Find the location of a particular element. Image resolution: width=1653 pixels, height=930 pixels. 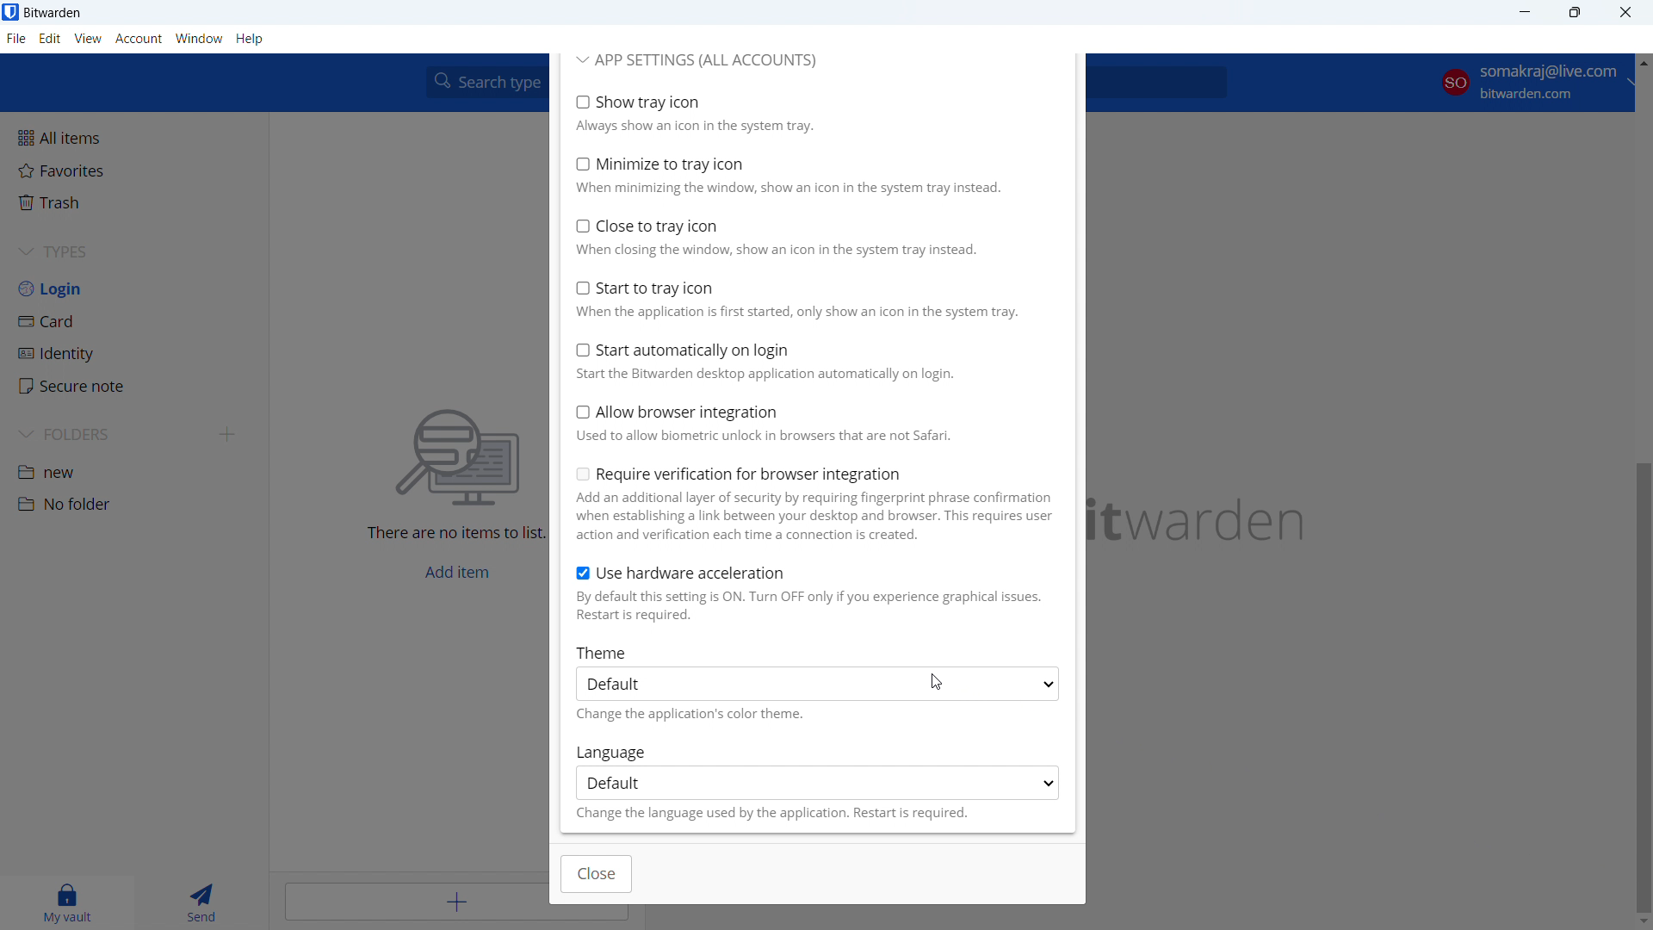

strat to tray icon is located at coordinates (811, 298).